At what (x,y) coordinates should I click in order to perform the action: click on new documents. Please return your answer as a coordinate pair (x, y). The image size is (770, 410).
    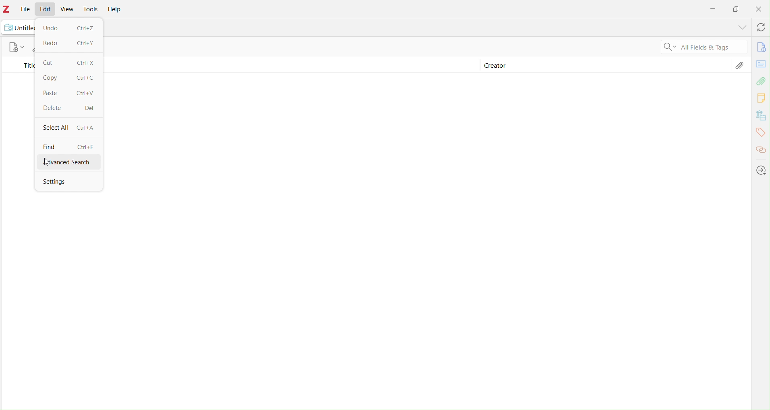
    Looking at the image, I should click on (16, 47).